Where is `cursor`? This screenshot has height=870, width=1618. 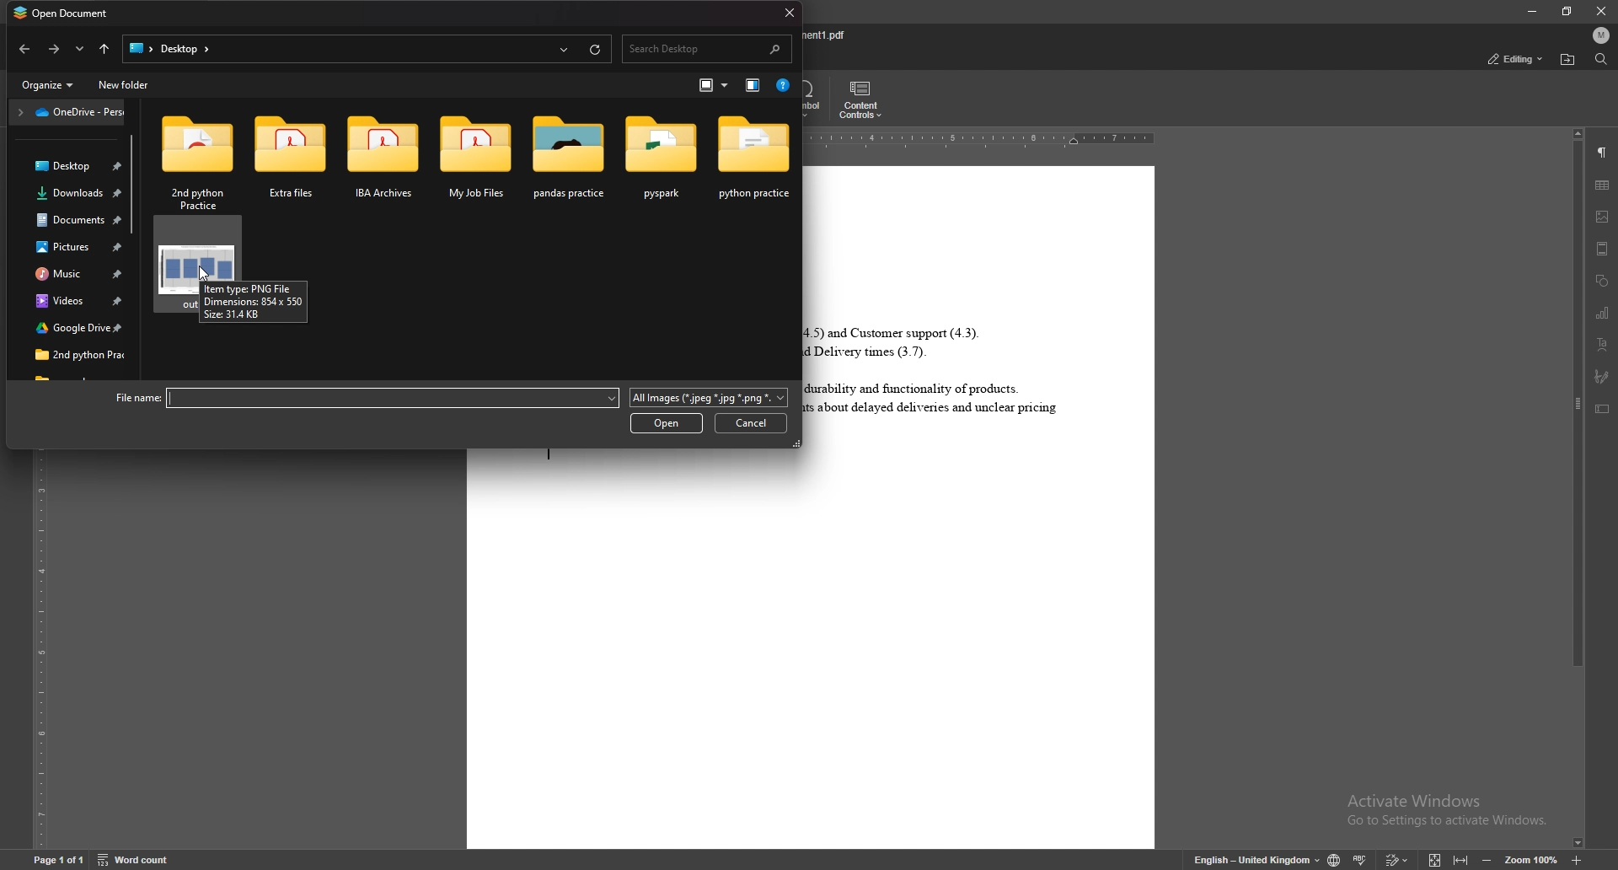 cursor is located at coordinates (206, 272).